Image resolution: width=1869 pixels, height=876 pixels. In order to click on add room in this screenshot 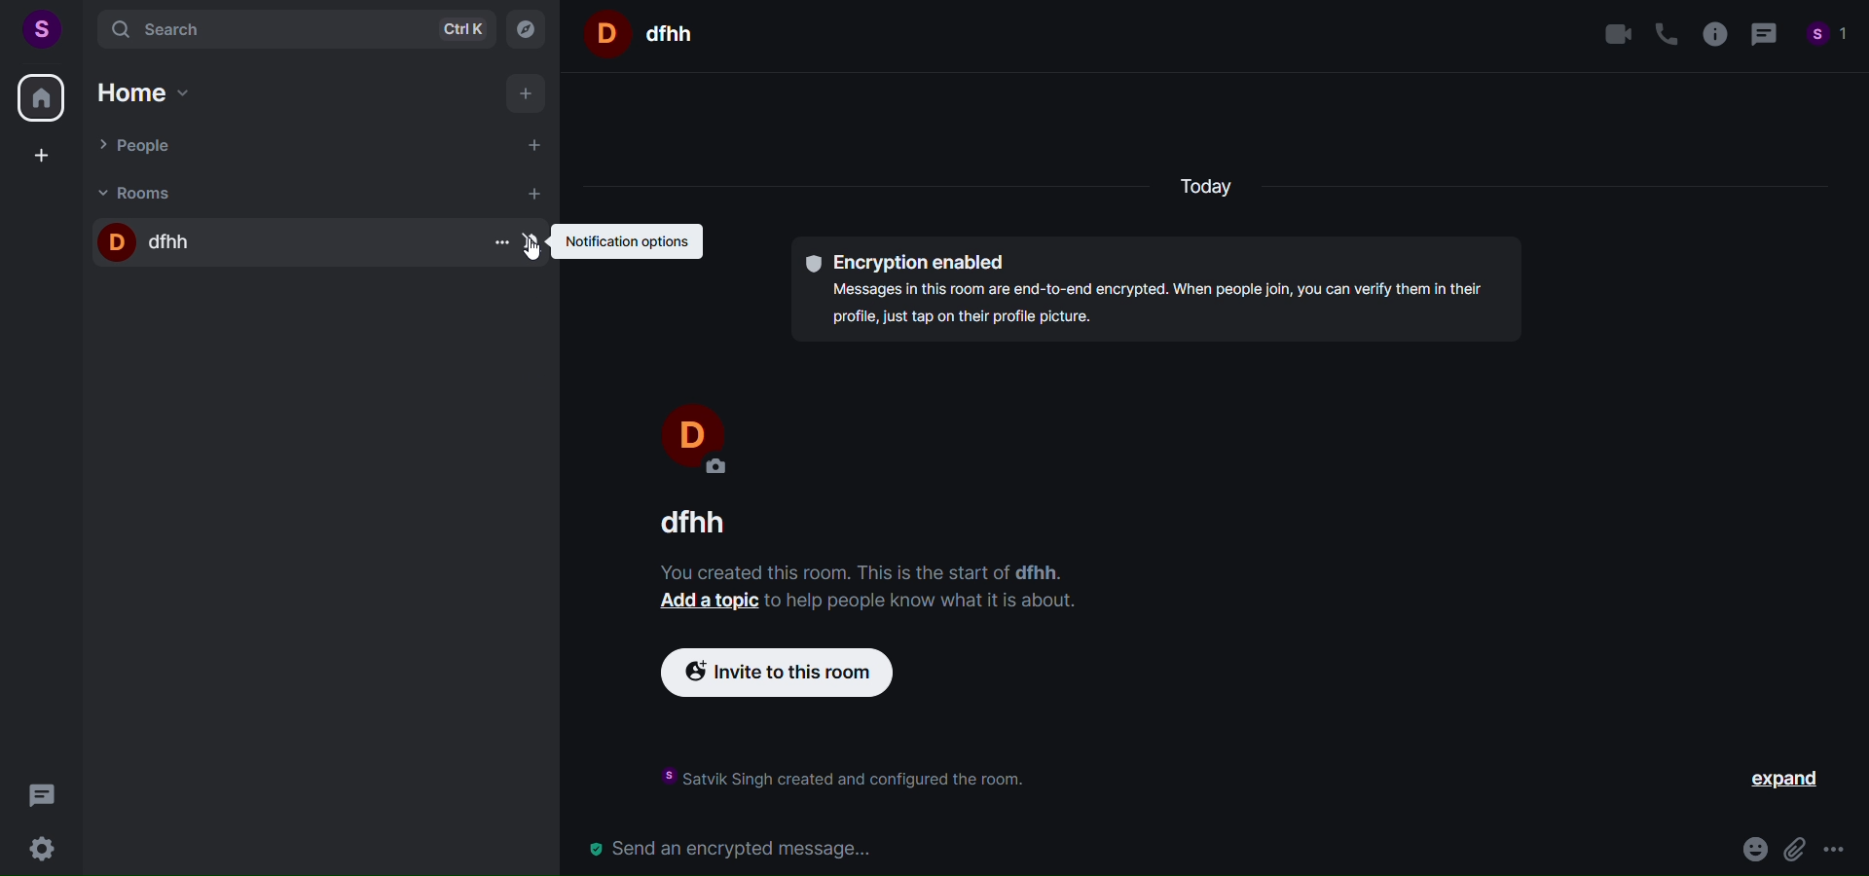, I will do `click(532, 192)`.